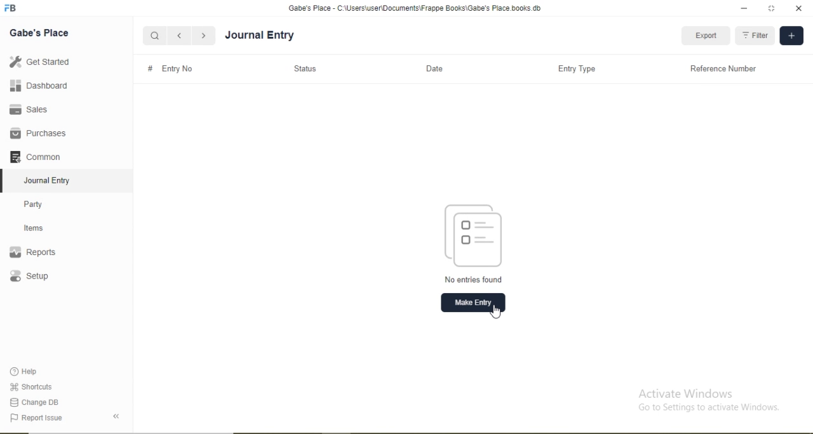  Describe the element at coordinates (34, 109) in the screenshot. I see `Sales` at that location.